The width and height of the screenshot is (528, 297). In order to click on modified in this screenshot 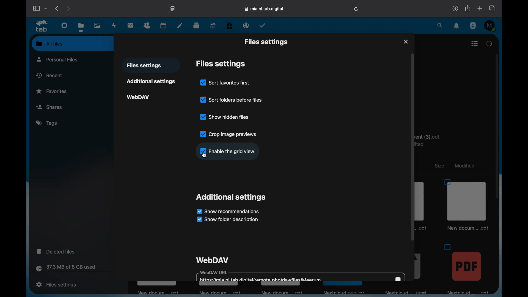, I will do `click(464, 165)`.